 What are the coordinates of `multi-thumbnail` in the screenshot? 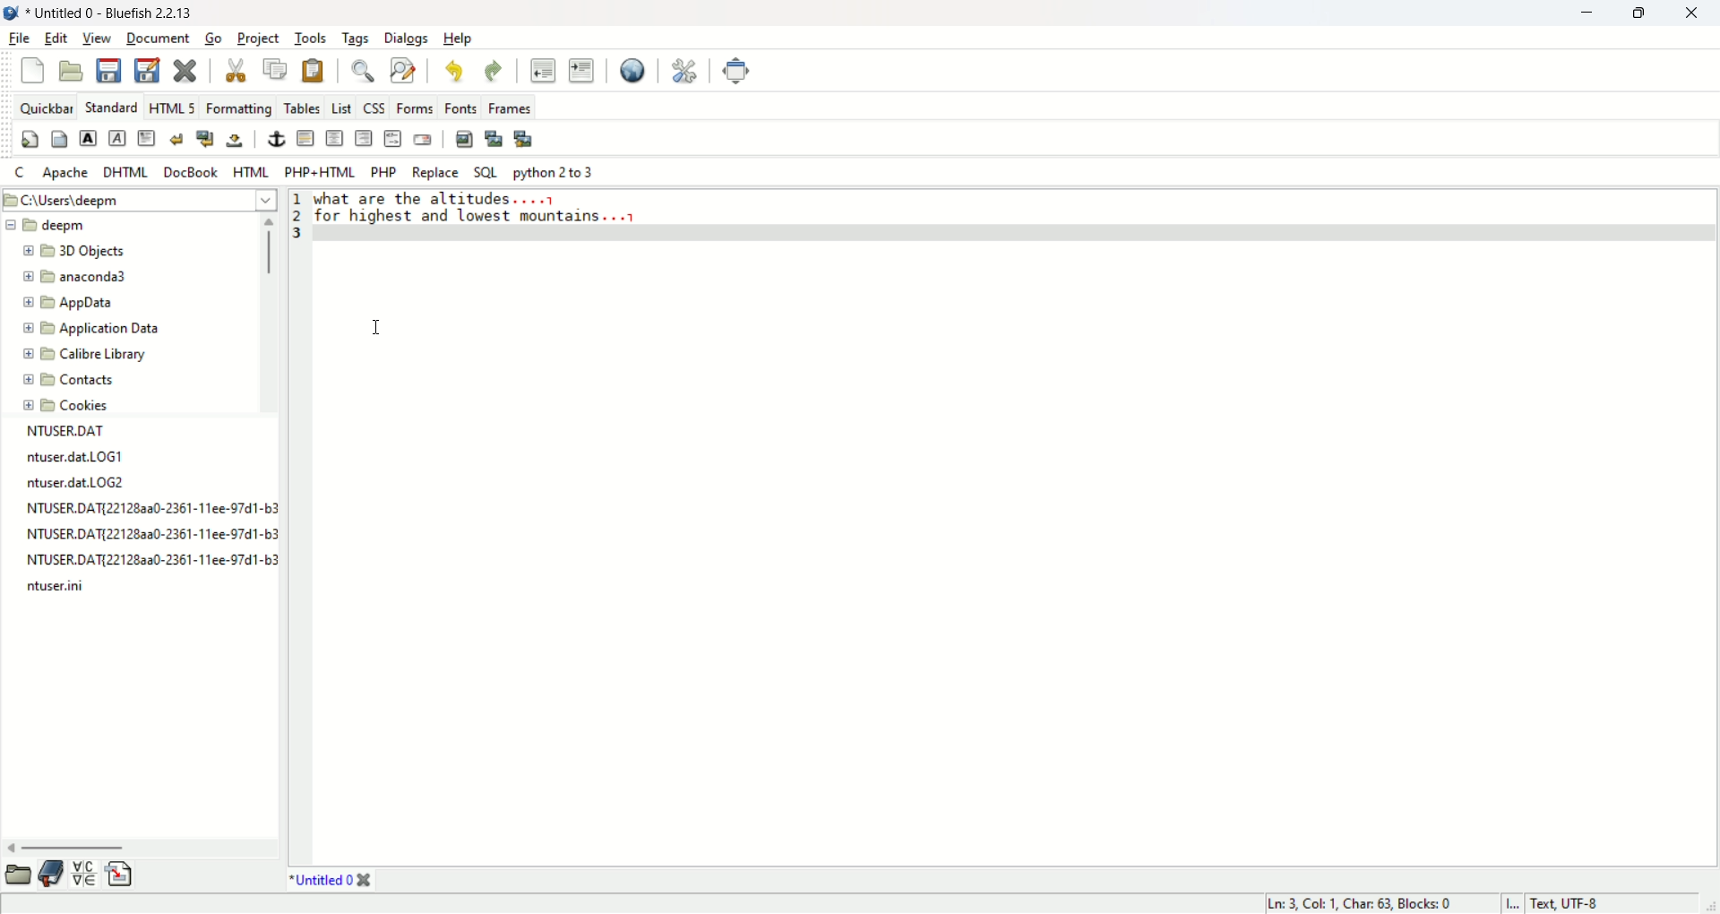 It's located at (523, 137).